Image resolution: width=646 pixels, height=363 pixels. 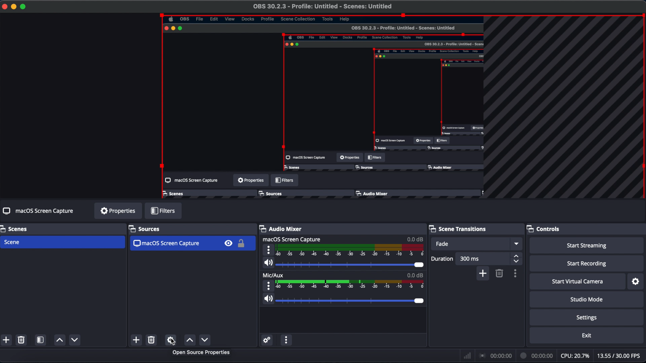 What do you see at coordinates (42, 210) in the screenshot?
I see `no source selected` at bounding box center [42, 210].